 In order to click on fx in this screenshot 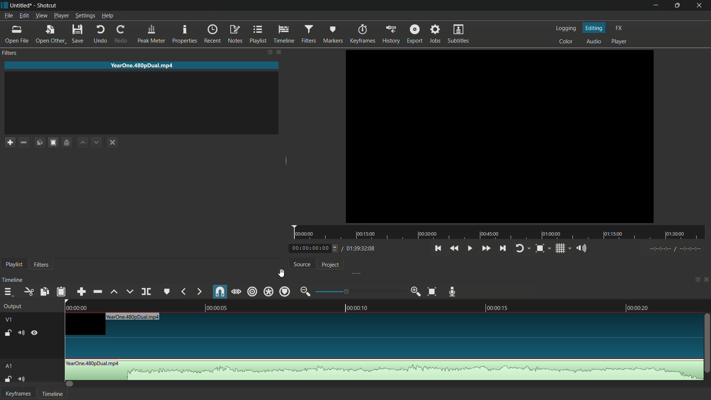, I will do `click(618, 28)`.